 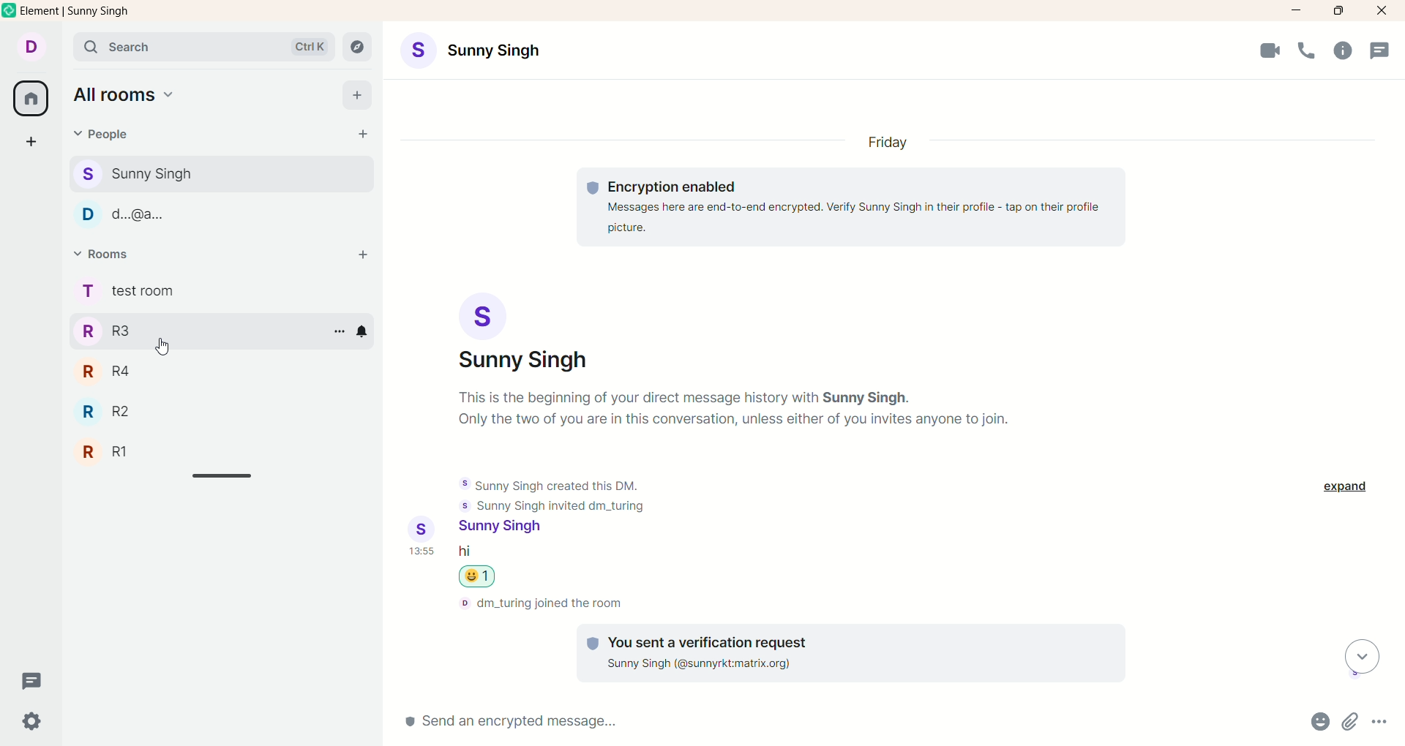 I want to click on add, so click(x=361, y=259).